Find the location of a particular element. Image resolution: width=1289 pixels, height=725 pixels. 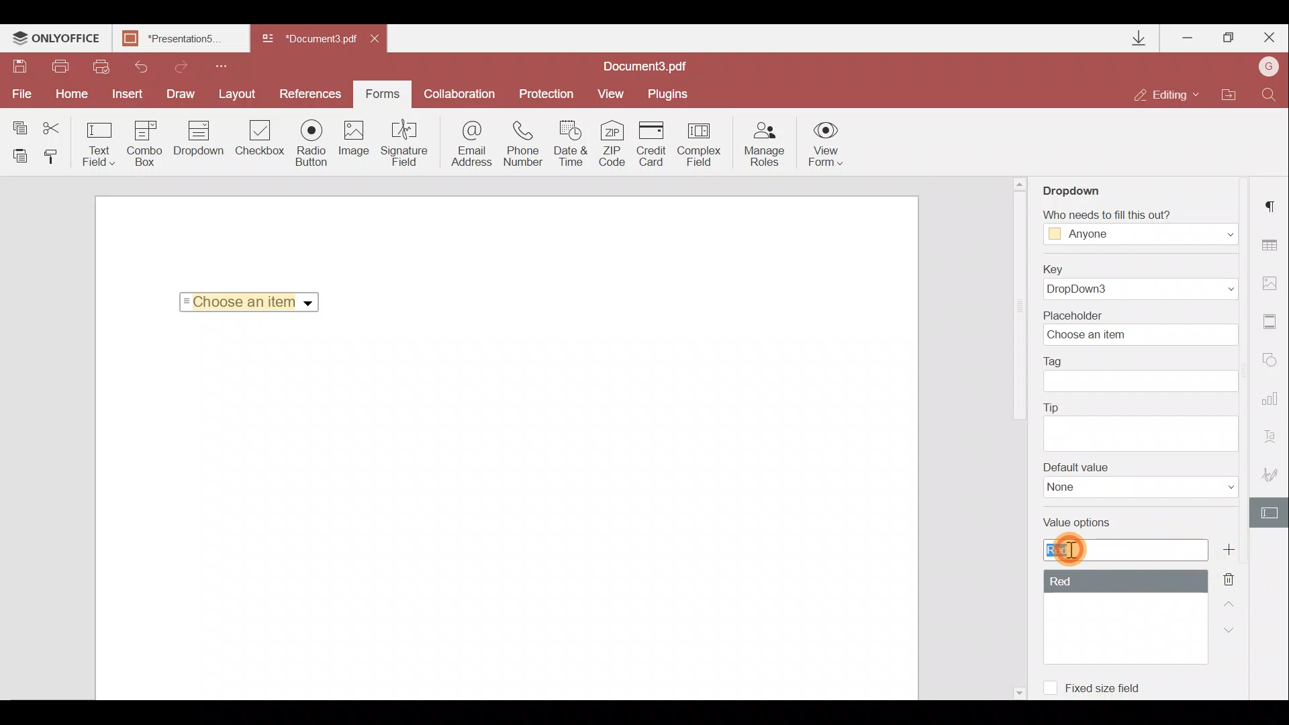

Selected Item is located at coordinates (245, 301).